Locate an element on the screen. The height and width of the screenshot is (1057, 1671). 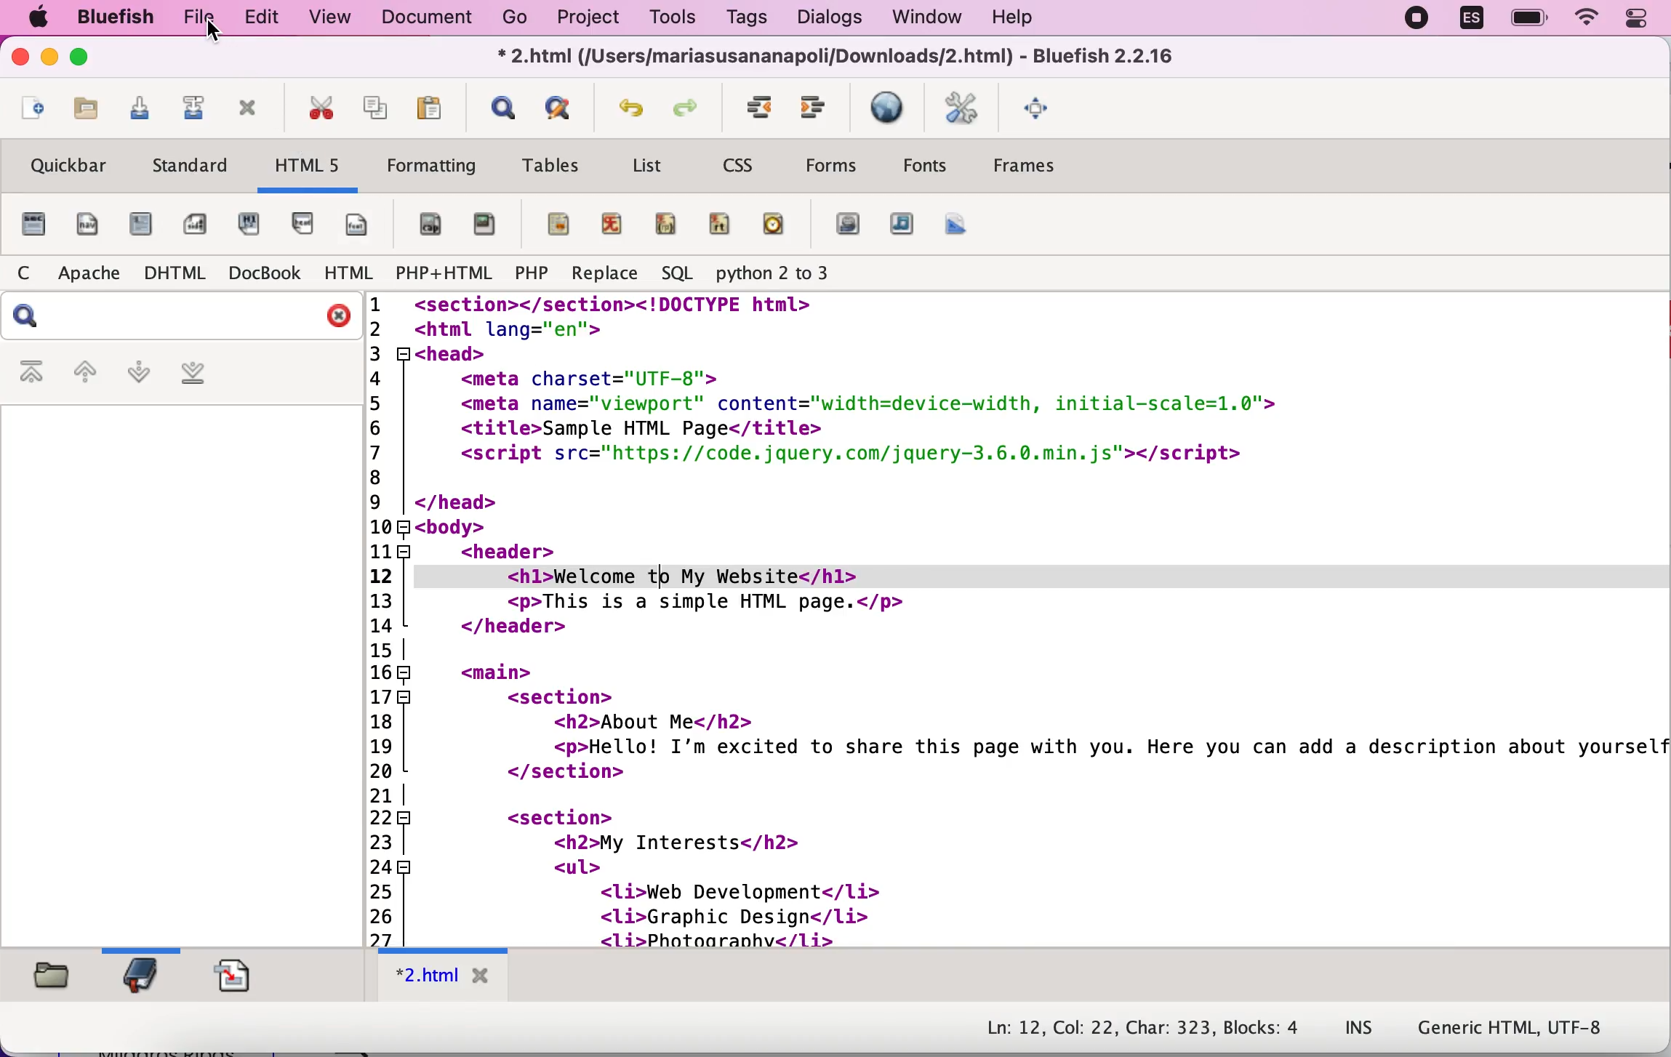
view is located at coordinates (323, 18).